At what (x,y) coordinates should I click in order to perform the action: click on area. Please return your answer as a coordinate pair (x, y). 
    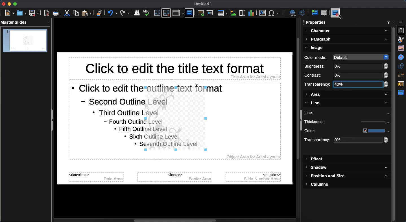
    Looking at the image, I should click on (346, 96).